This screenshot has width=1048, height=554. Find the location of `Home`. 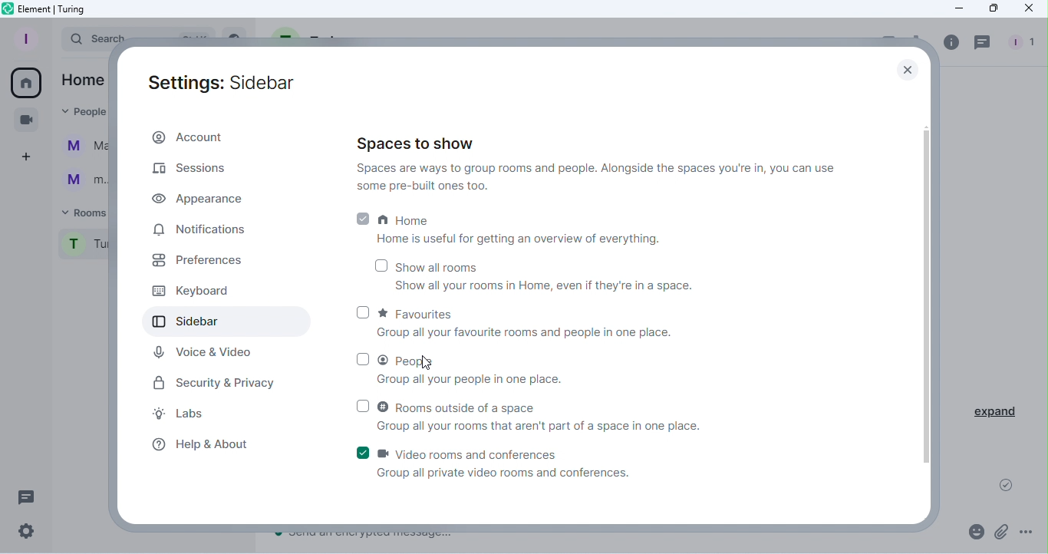

Home is located at coordinates (24, 82).